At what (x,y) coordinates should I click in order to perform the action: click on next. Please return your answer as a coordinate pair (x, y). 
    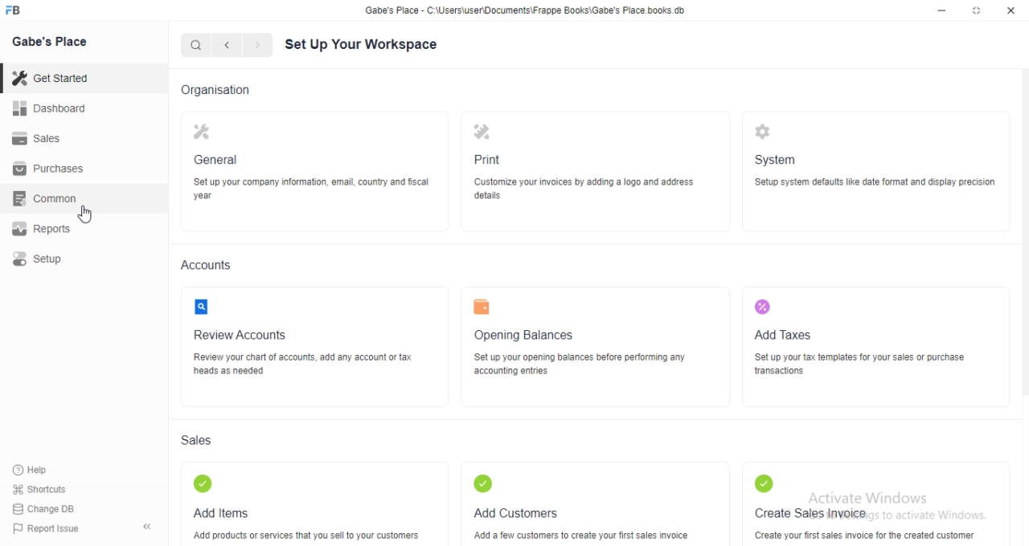
    Looking at the image, I should click on (256, 46).